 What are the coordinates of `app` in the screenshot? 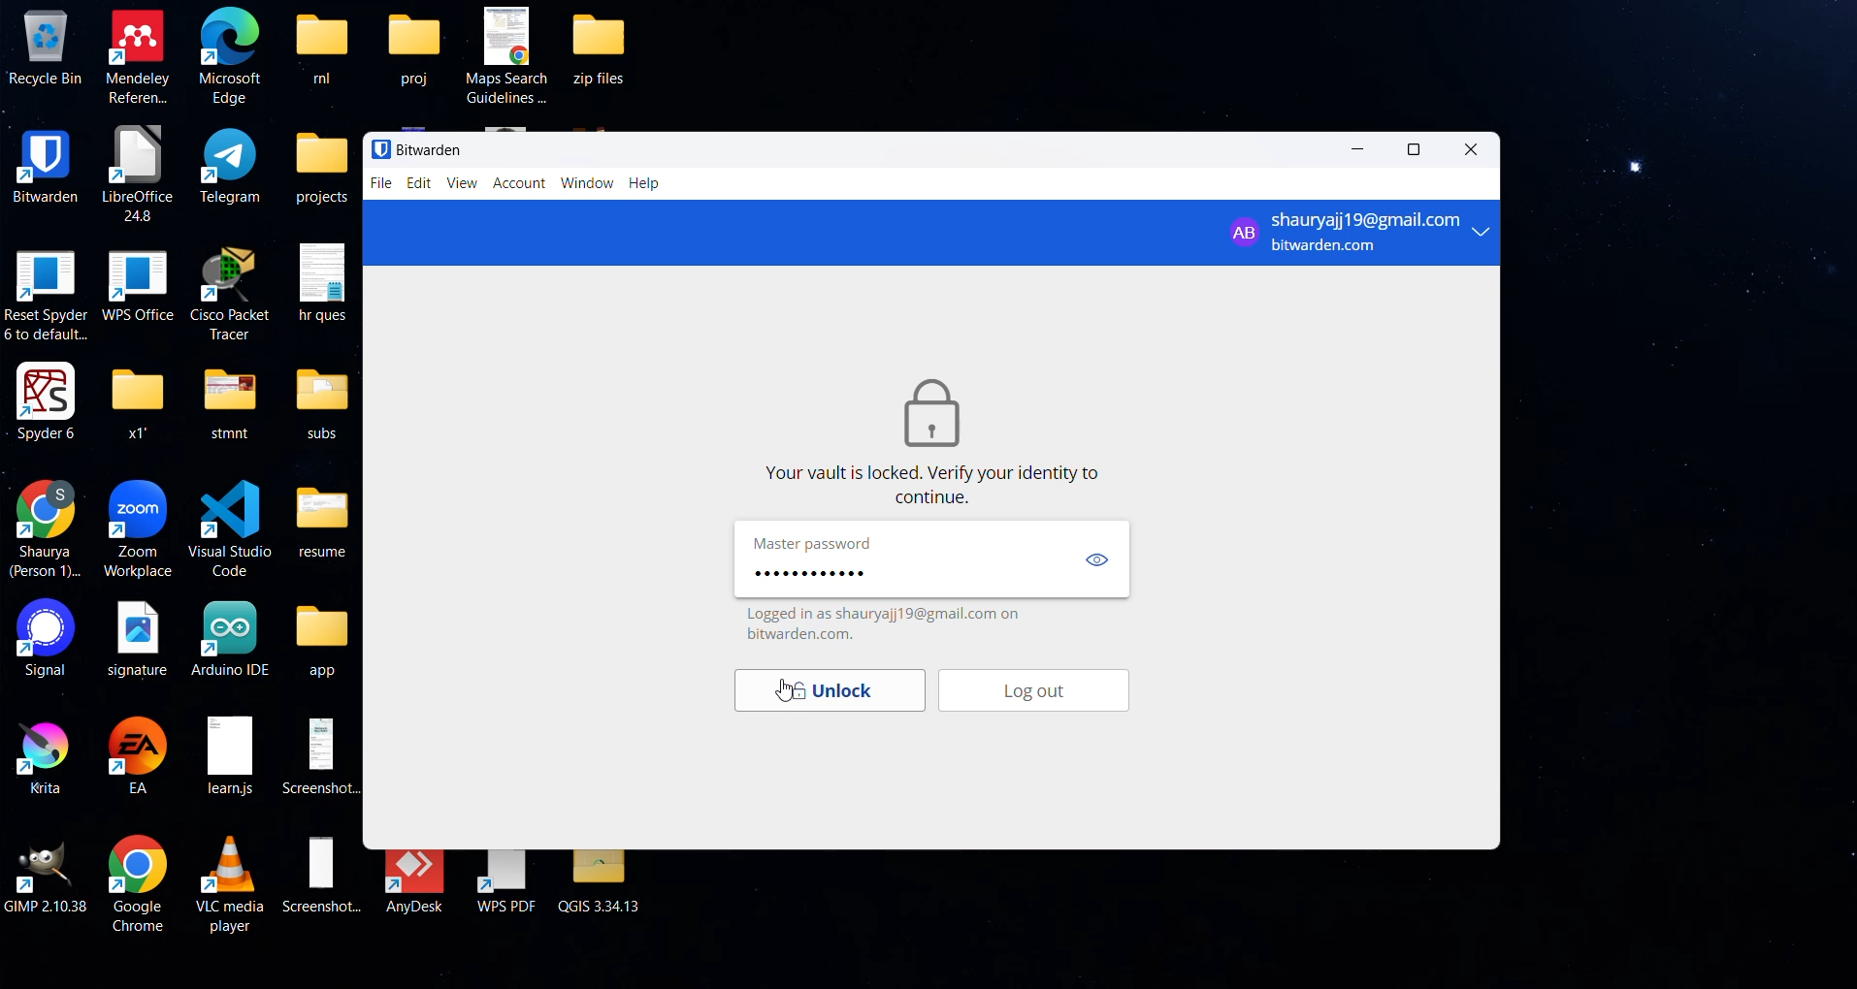 It's located at (324, 642).